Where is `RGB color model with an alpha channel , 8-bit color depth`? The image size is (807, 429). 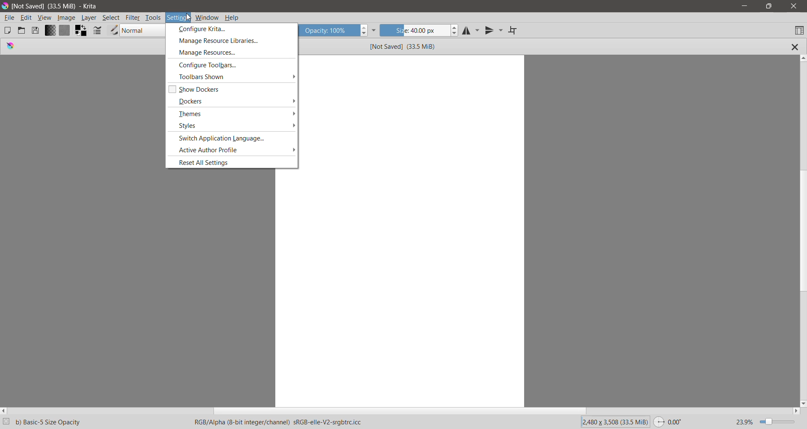
RGB color model with an alpha channel , 8-bit color depth is located at coordinates (240, 423).